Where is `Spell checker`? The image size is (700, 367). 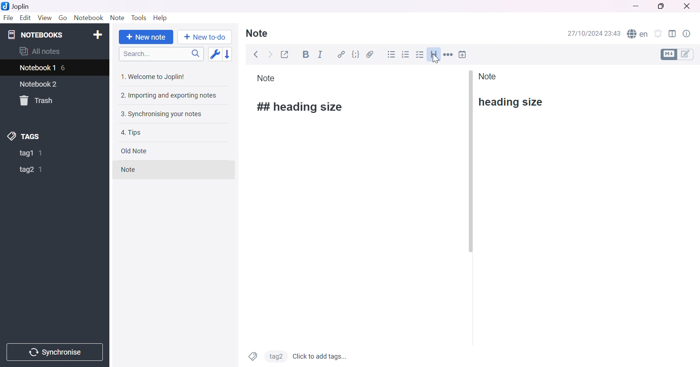
Spell checker is located at coordinates (638, 35).